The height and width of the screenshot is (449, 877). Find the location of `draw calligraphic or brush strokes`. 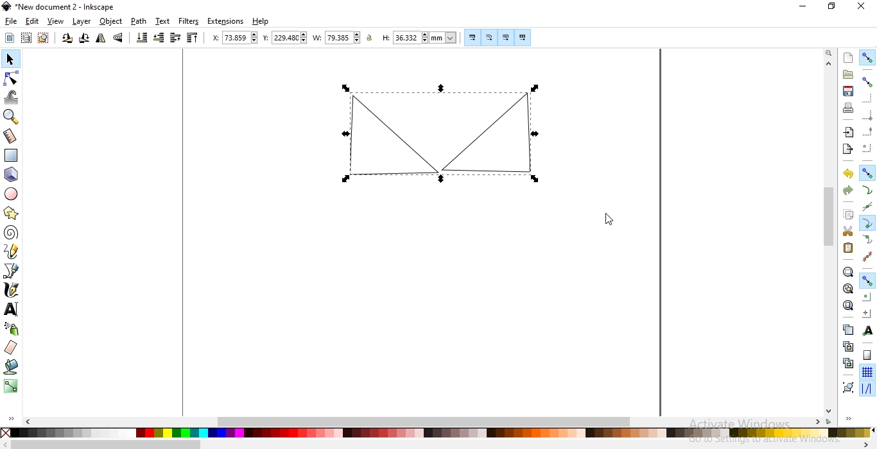

draw calligraphic or brush strokes is located at coordinates (12, 291).